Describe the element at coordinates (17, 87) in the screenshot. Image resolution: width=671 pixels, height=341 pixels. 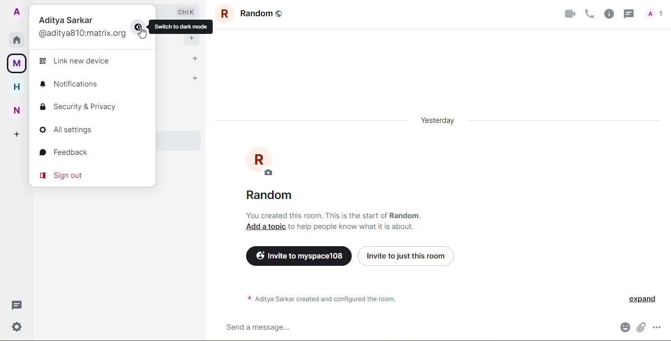
I see `home` at that location.